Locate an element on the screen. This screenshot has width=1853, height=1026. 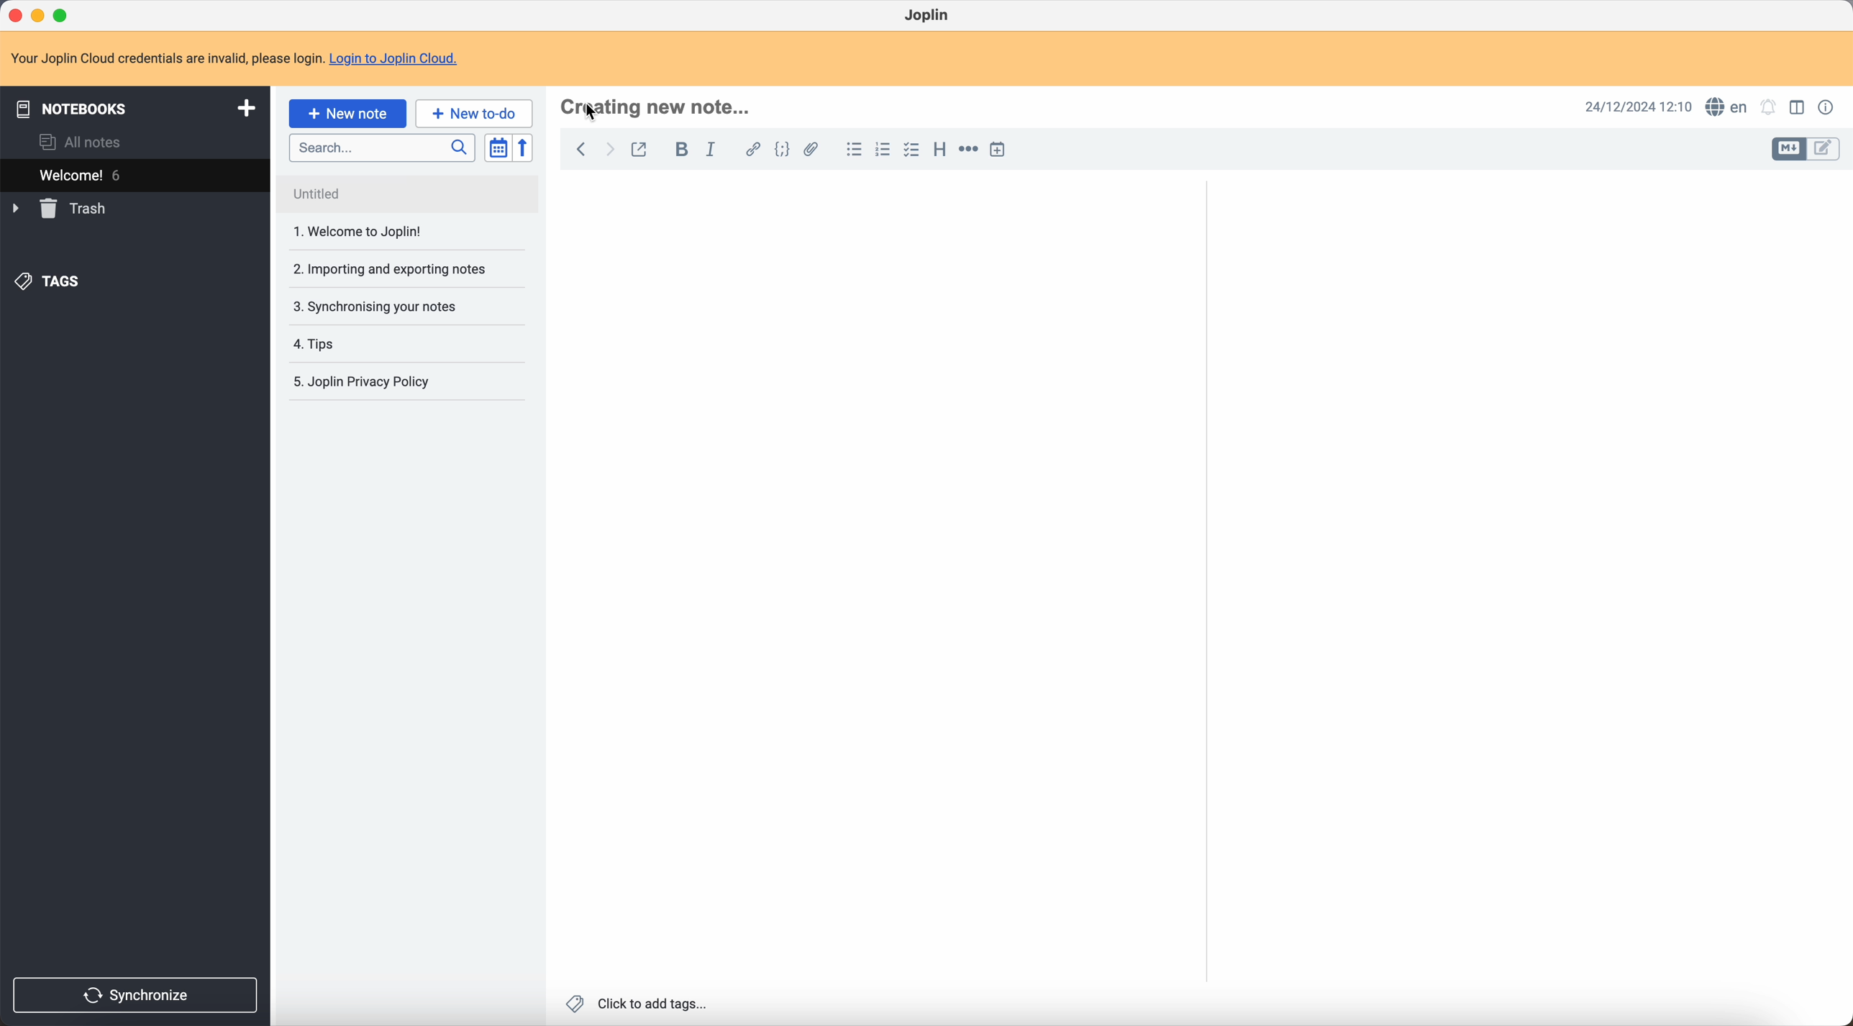
notebooks is located at coordinates (133, 106).